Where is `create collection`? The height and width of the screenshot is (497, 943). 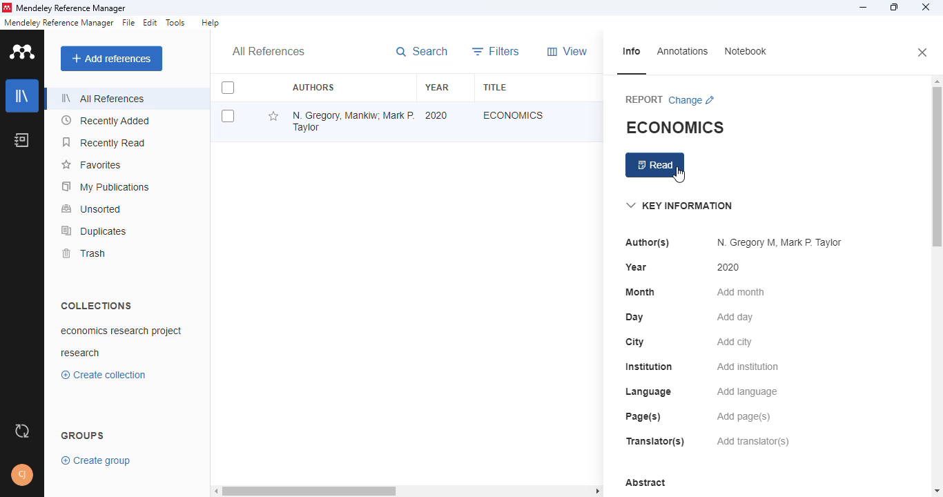 create collection is located at coordinates (104, 375).